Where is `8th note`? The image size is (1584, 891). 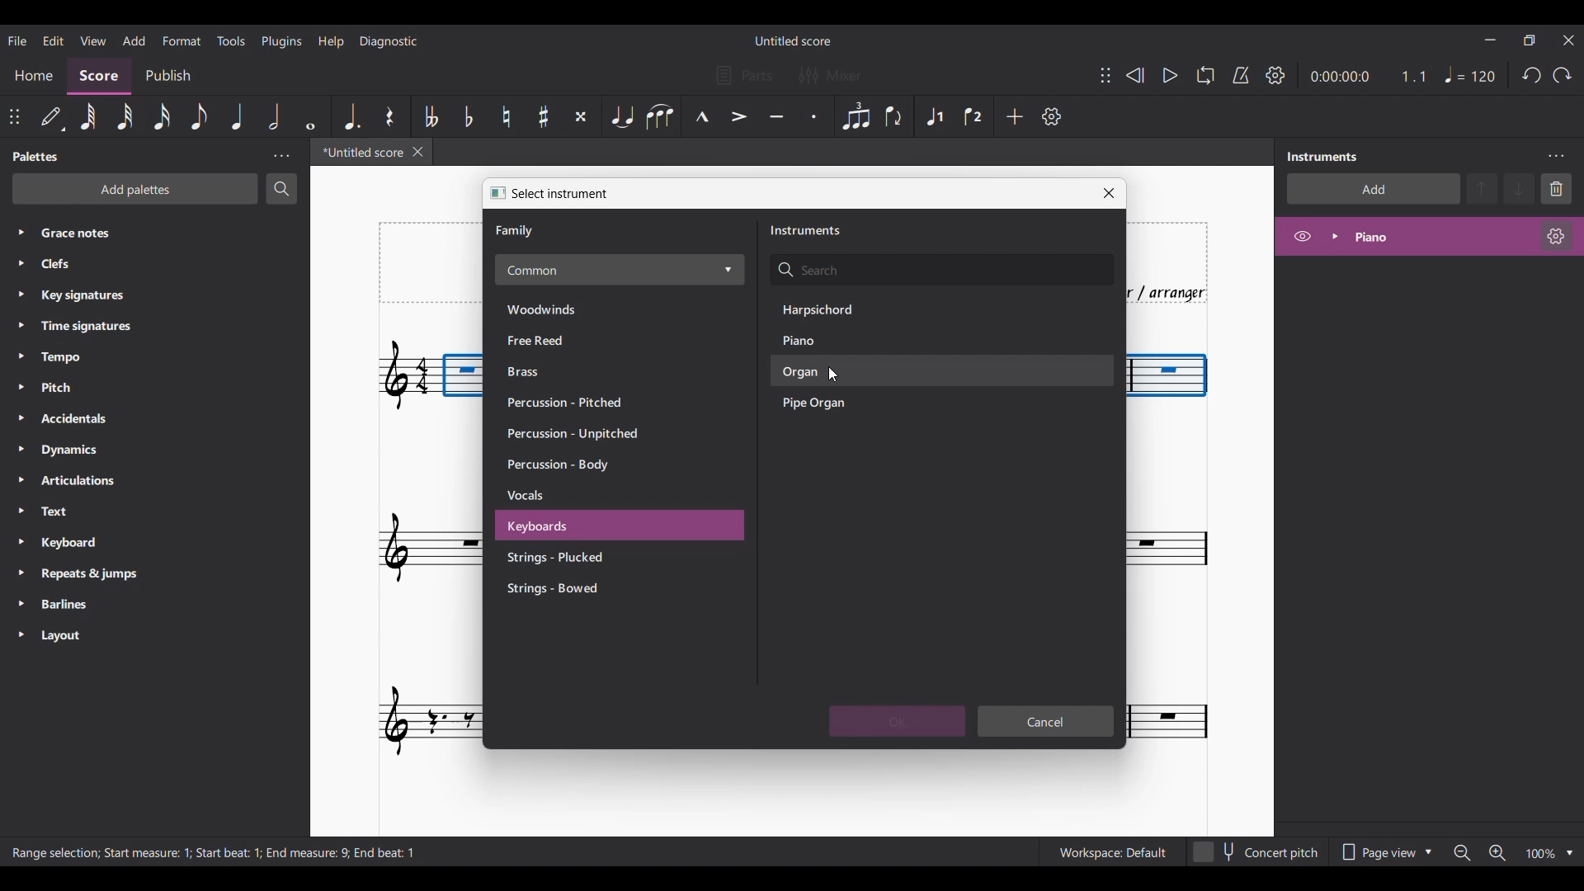 8th note is located at coordinates (200, 116).